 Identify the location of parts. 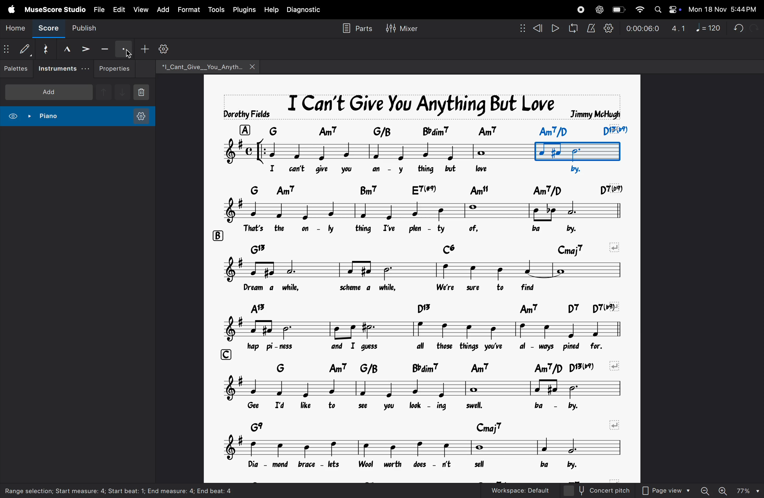
(357, 29).